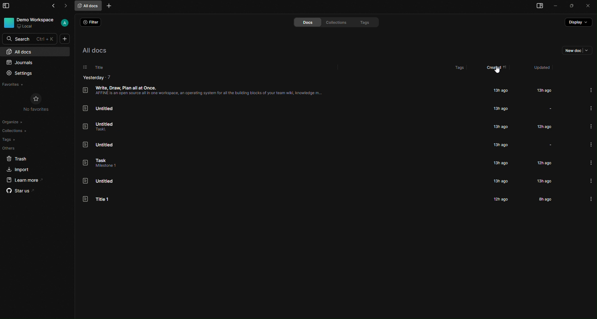  What do you see at coordinates (500, 163) in the screenshot?
I see `13h ago` at bounding box center [500, 163].